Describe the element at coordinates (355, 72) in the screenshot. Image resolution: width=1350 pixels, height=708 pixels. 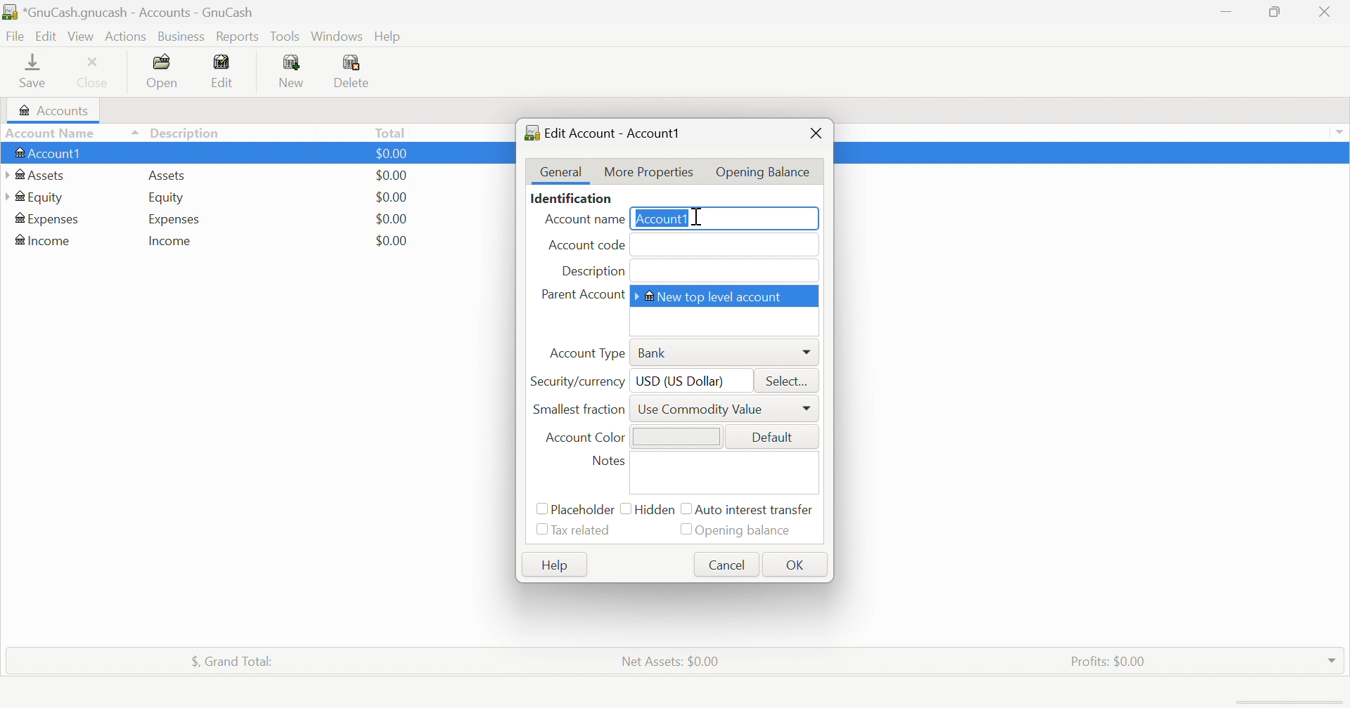
I see `Delete` at that location.